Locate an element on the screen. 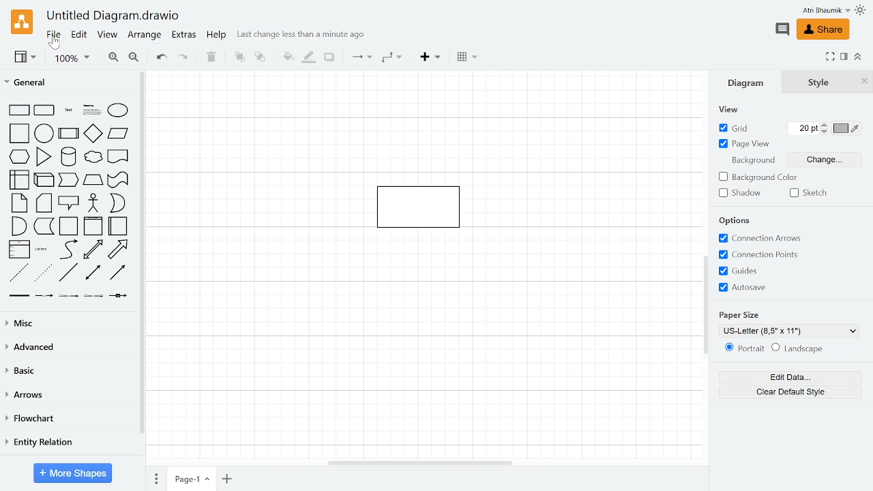 The height and width of the screenshot is (491, 873). Page view is located at coordinates (744, 144).